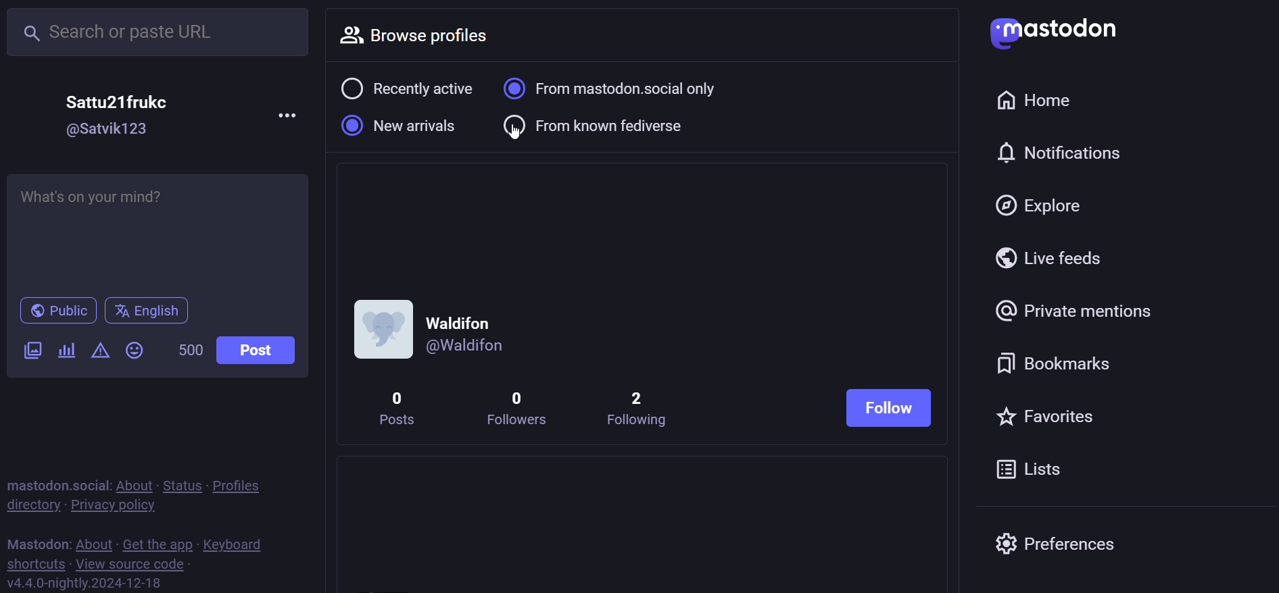  Describe the element at coordinates (31, 565) in the screenshot. I see `shortcut` at that location.